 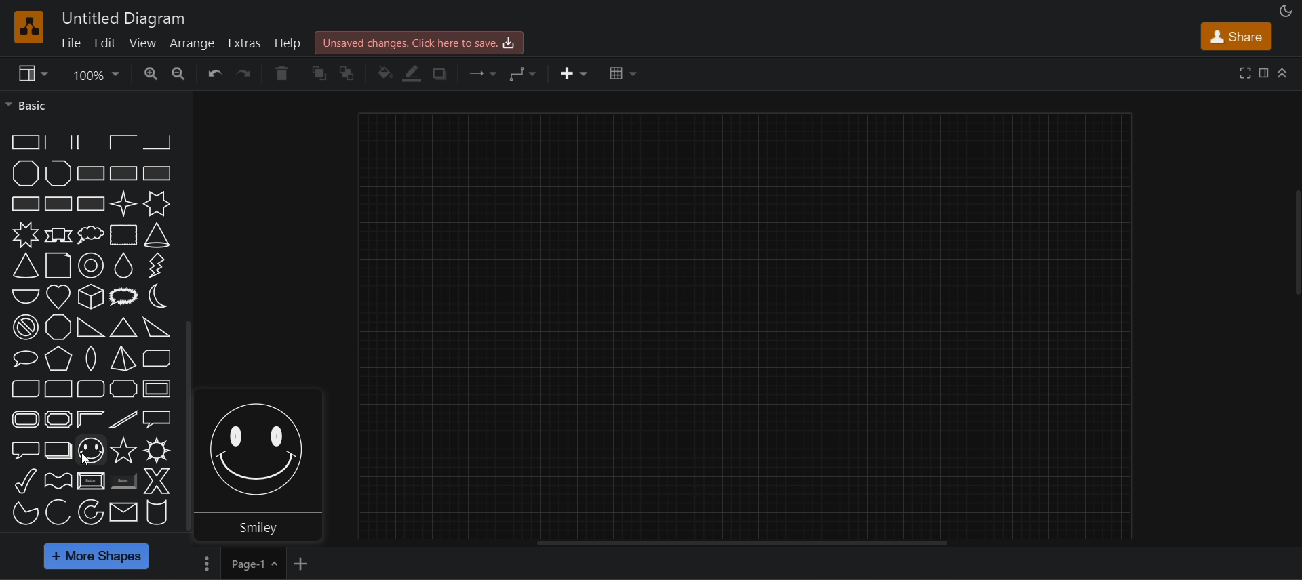 What do you see at coordinates (1236, 36) in the screenshot?
I see `share` at bounding box center [1236, 36].